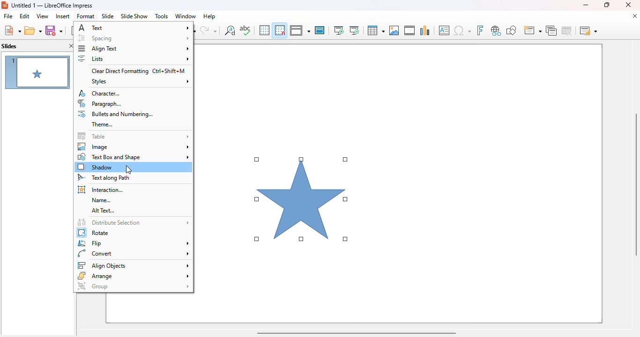  What do you see at coordinates (37, 72) in the screenshot?
I see `shape in slides preview` at bounding box center [37, 72].